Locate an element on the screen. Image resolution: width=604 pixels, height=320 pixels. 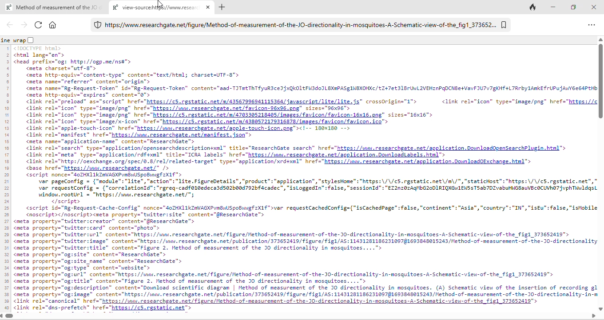
option is located at coordinates (593, 25).